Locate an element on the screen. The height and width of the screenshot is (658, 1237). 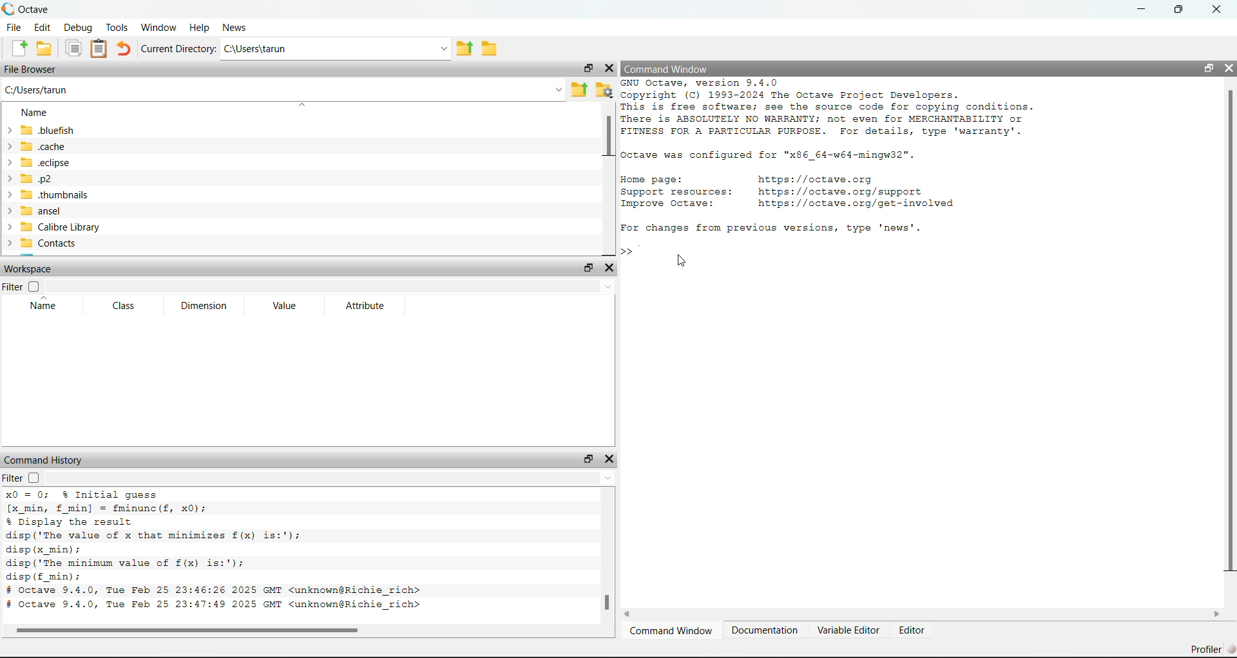
Cursor is located at coordinates (689, 258).